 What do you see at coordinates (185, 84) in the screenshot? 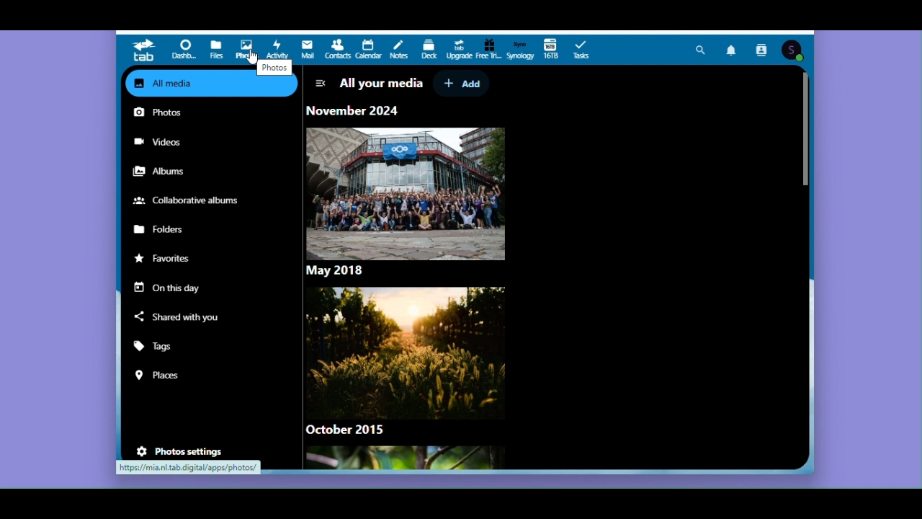
I see `All media` at bounding box center [185, 84].